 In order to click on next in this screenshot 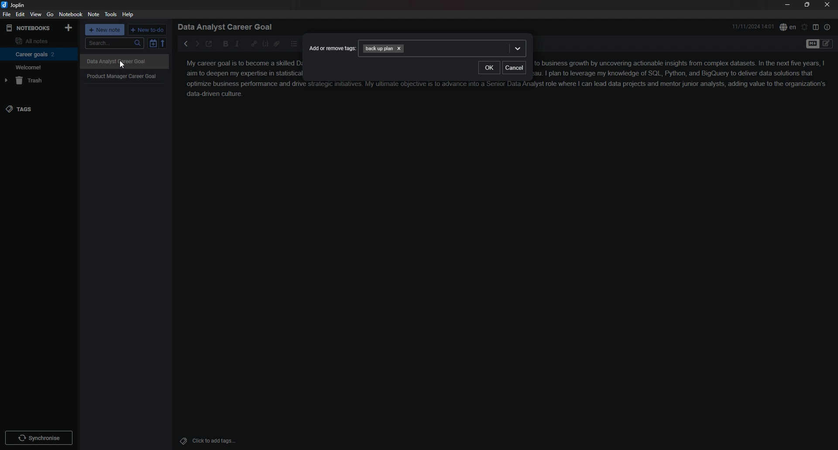, I will do `click(197, 44)`.